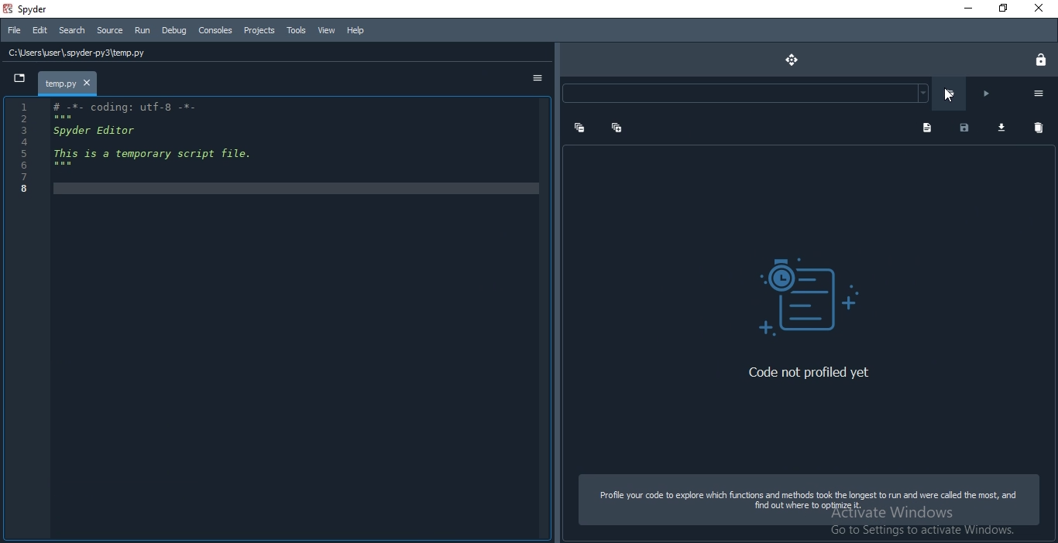 This screenshot has width=1058, height=543. What do you see at coordinates (215, 31) in the screenshot?
I see `Consoles` at bounding box center [215, 31].